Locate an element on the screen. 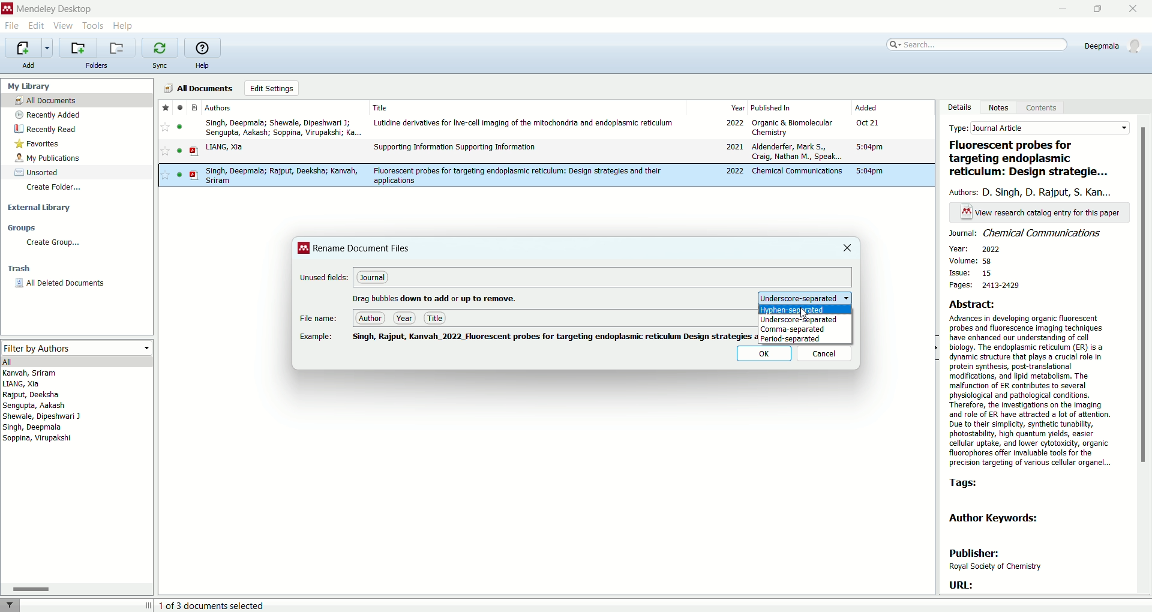 Image resolution: width=1152 pixels, height=612 pixels. recently read is located at coordinates (45, 129).